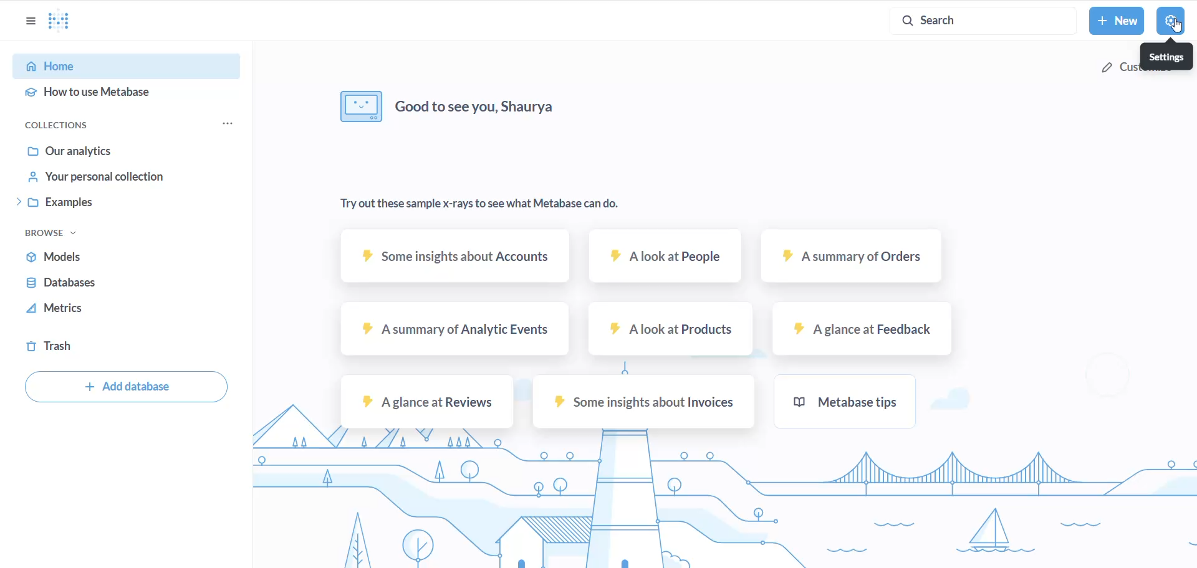 Image resolution: width=1197 pixels, height=568 pixels. I want to click on settings, so click(1171, 21).